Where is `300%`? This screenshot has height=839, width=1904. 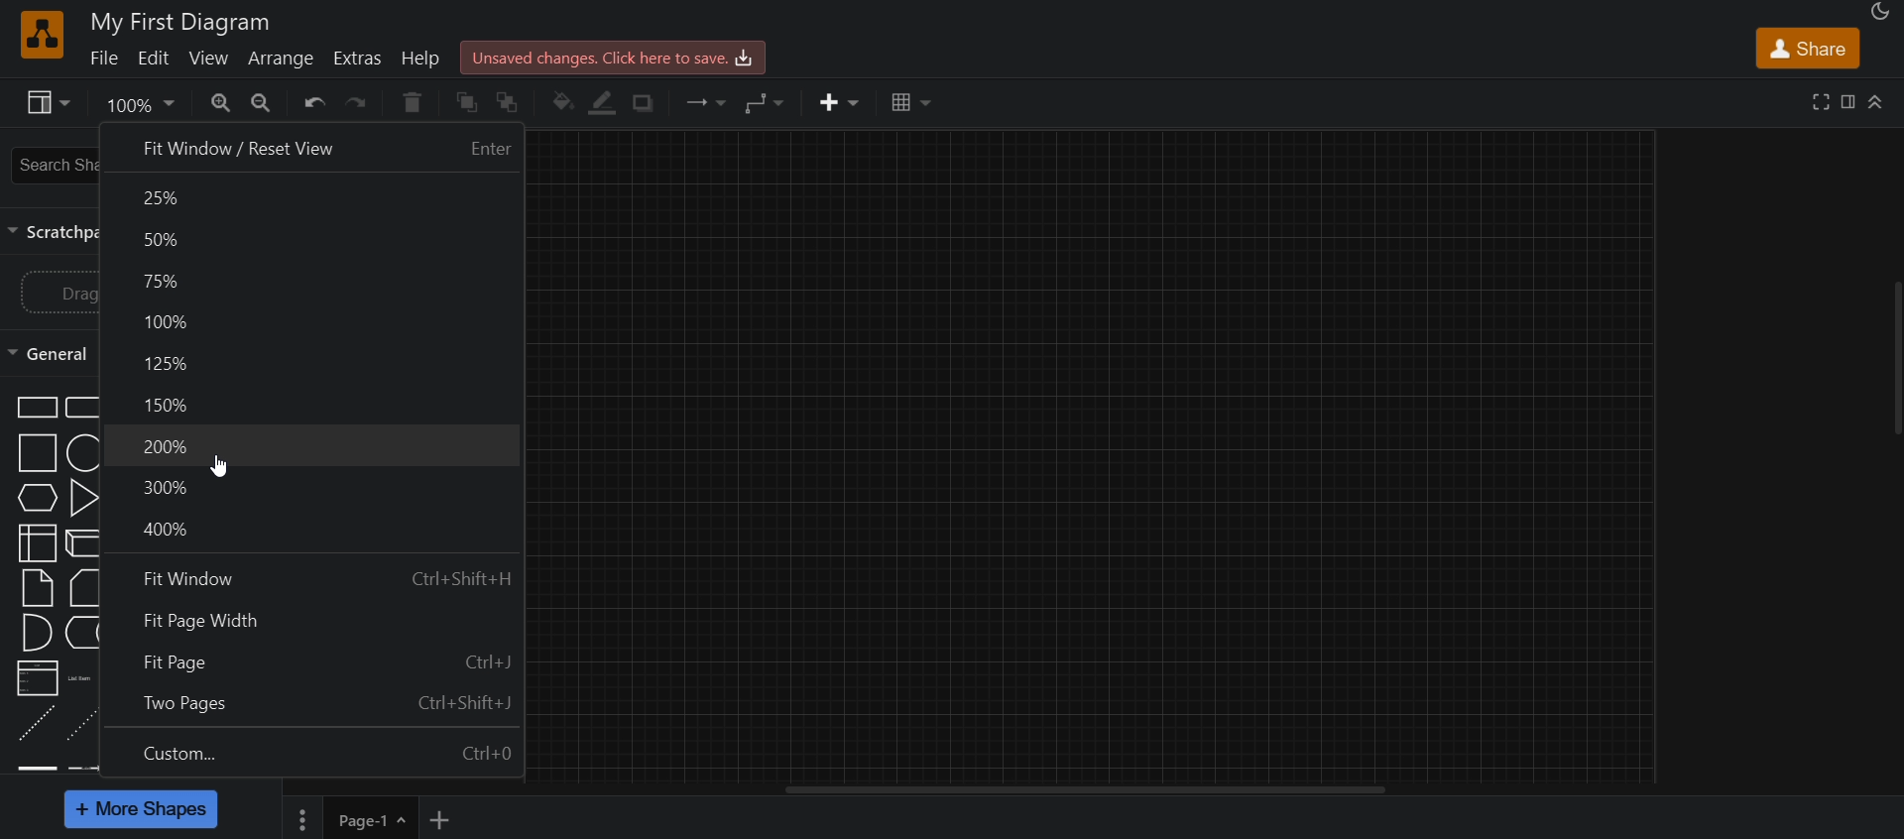 300% is located at coordinates (324, 490).